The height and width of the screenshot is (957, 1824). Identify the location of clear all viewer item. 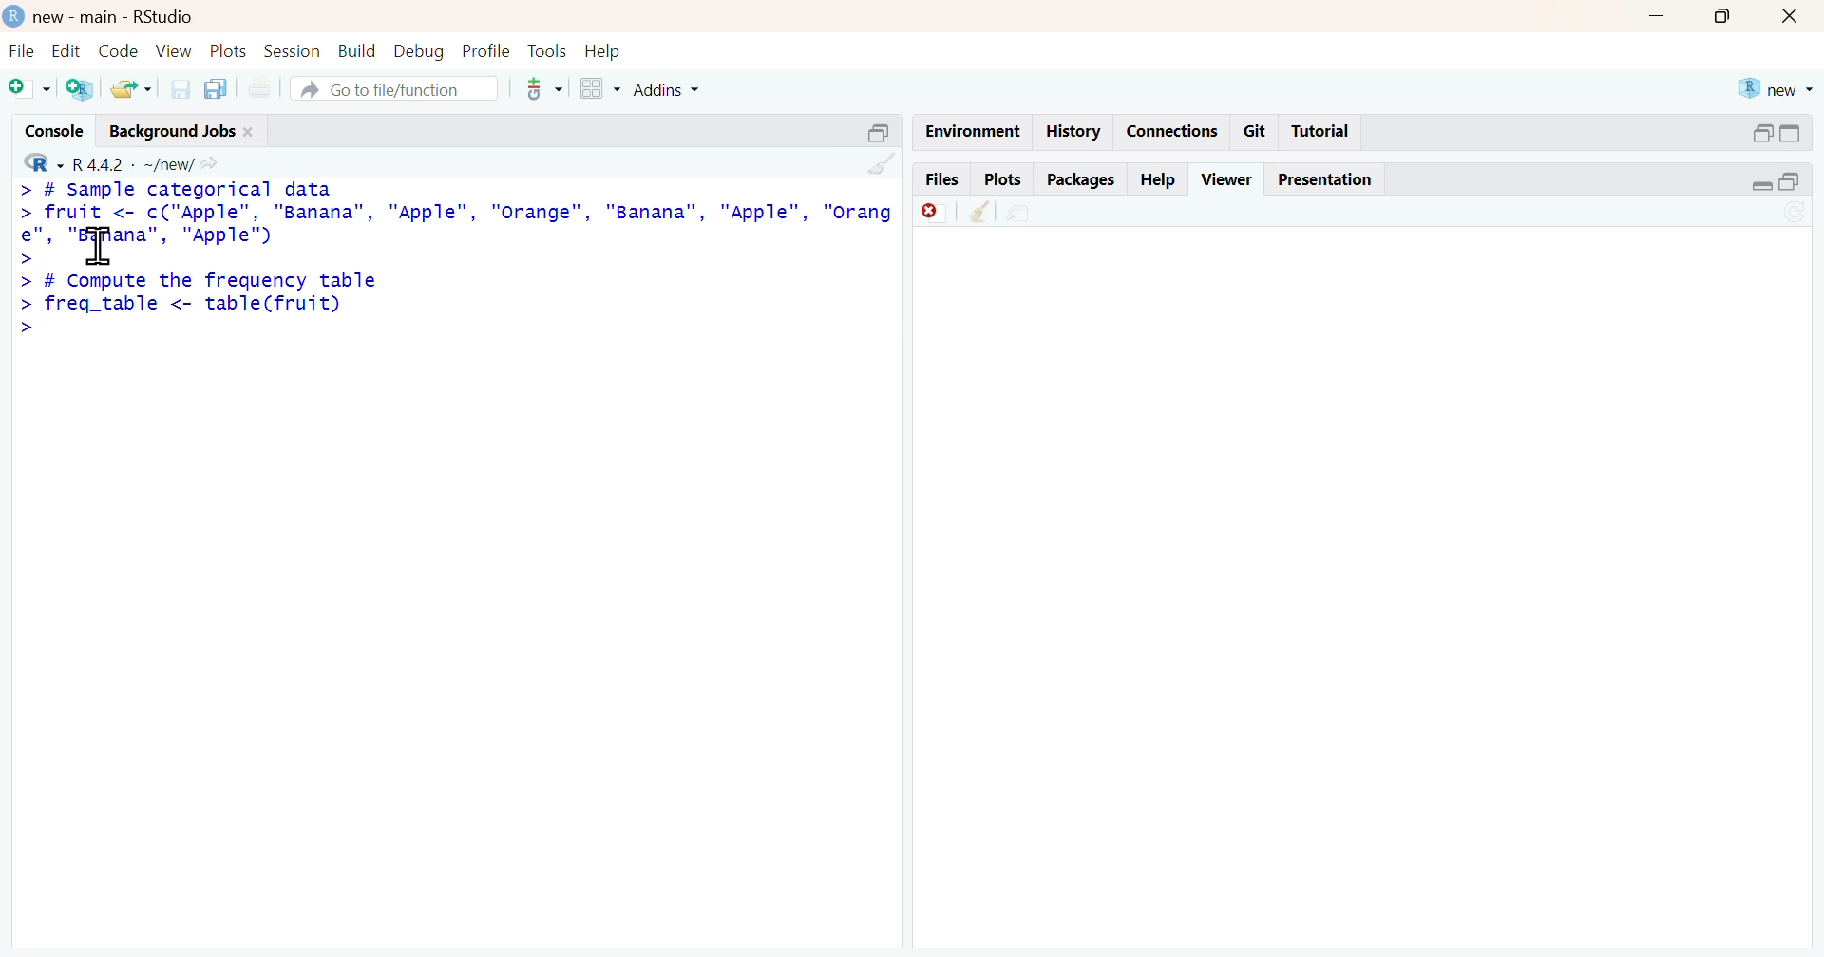
(981, 214).